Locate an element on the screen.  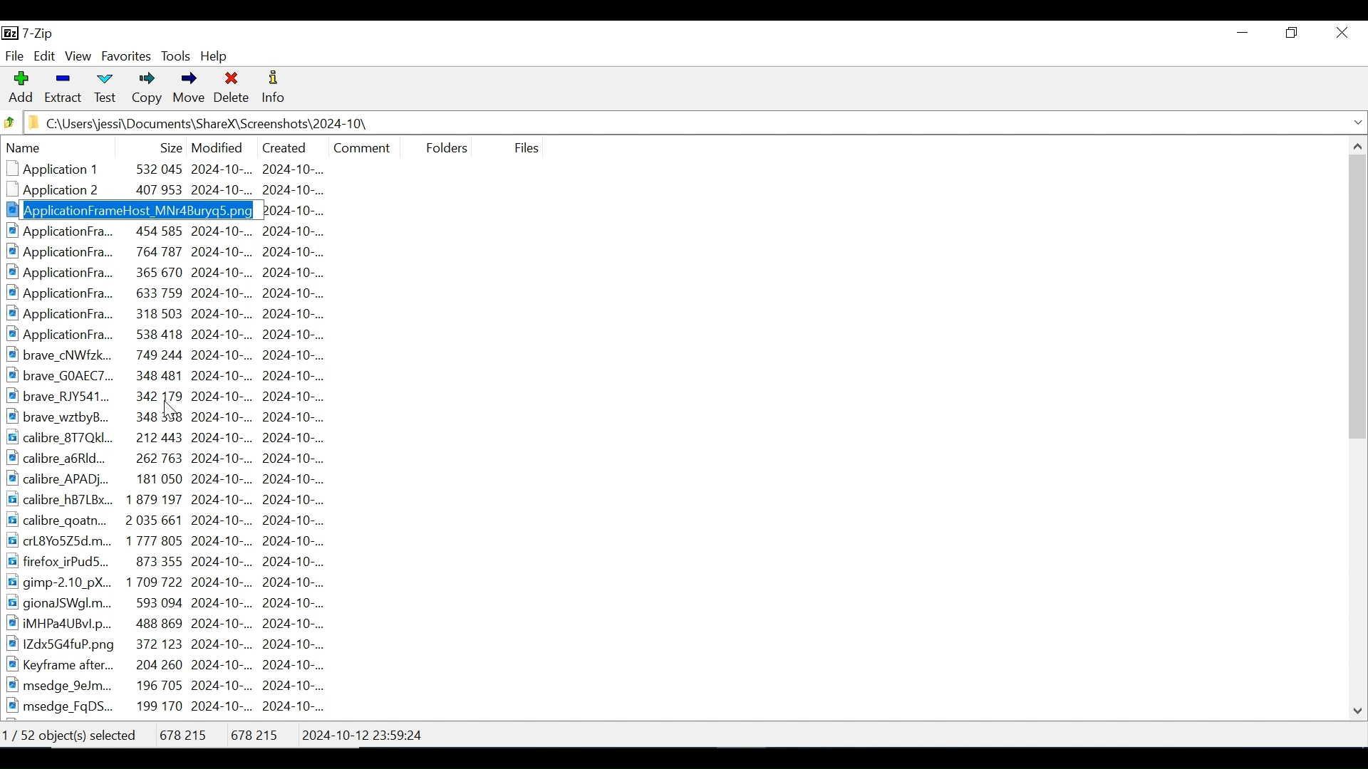
Delete is located at coordinates (232, 90).